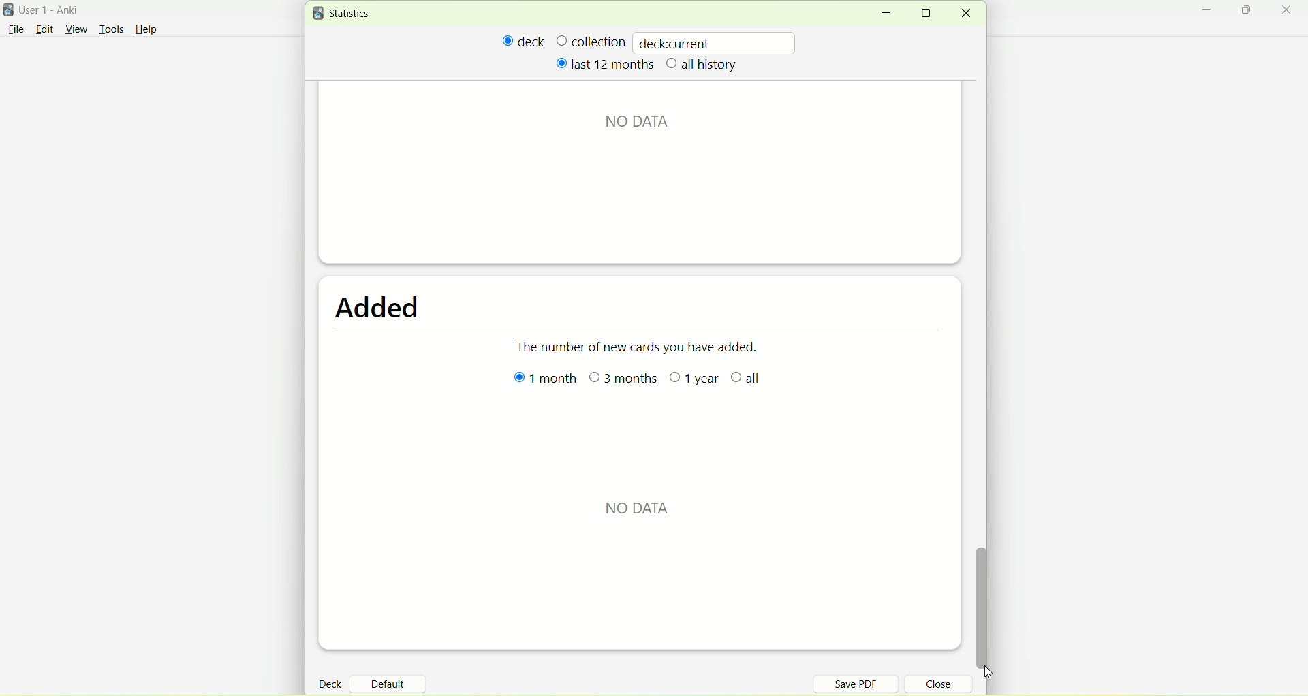 The width and height of the screenshot is (1308, 696). Describe the element at coordinates (111, 31) in the screenshot. I see `tools` at that location.